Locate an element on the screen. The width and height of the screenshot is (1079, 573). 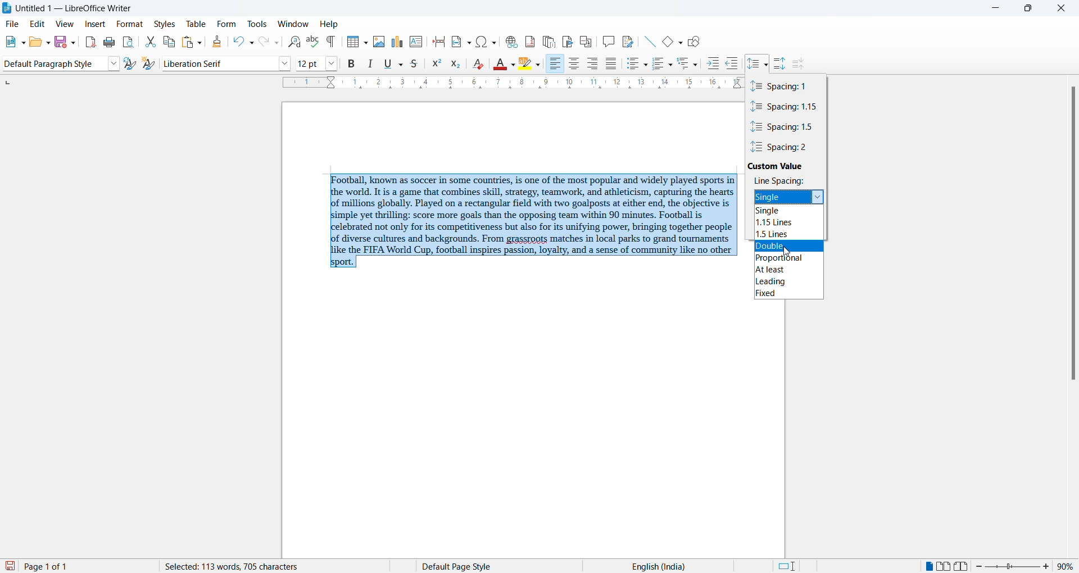
font name is located at coordinates (219, 63).